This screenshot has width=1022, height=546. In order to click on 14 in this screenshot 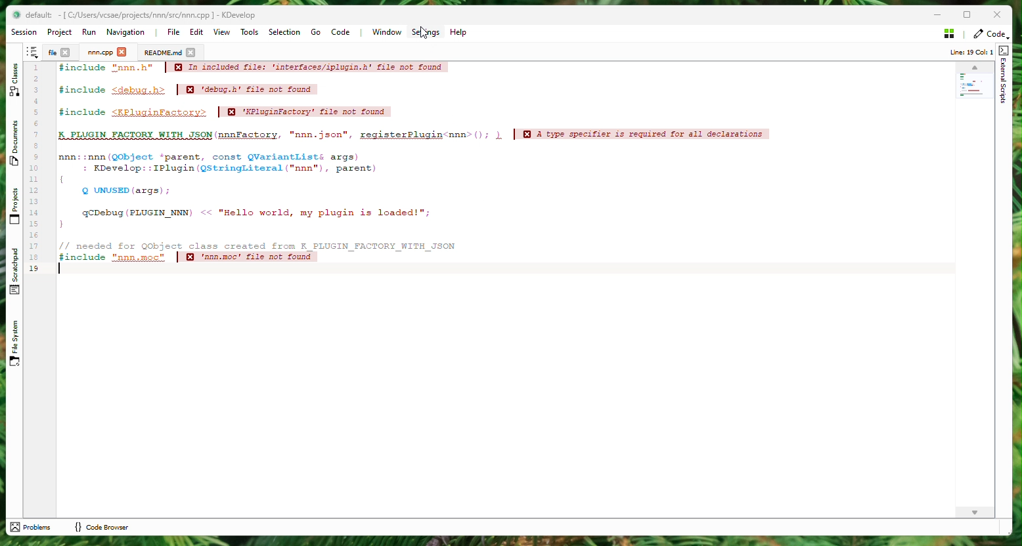, I will do `click(34, 213)`.